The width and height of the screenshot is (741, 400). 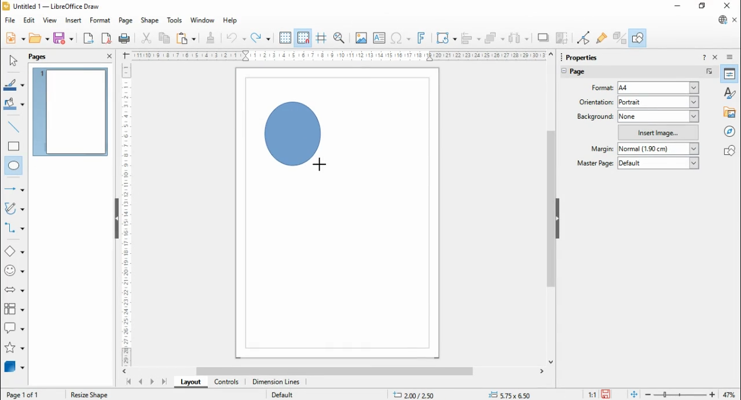 What do you see at coordinates (337, 371) in the screenshot?
I see `scroll bar` at bounding box center [337, 371].